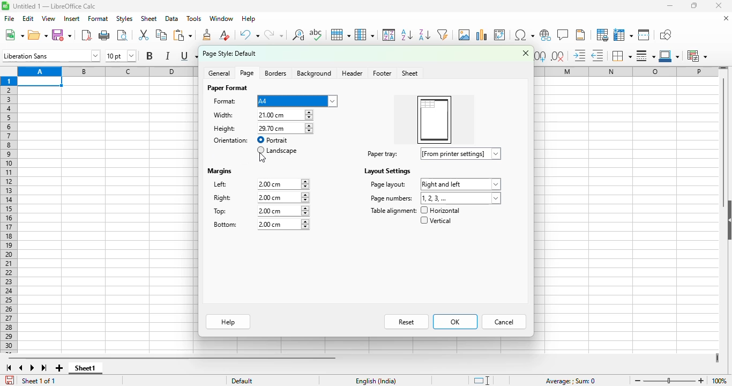  Describe the element at coordinates (223, 115) in the screenshot. I see `width: ` at that location.